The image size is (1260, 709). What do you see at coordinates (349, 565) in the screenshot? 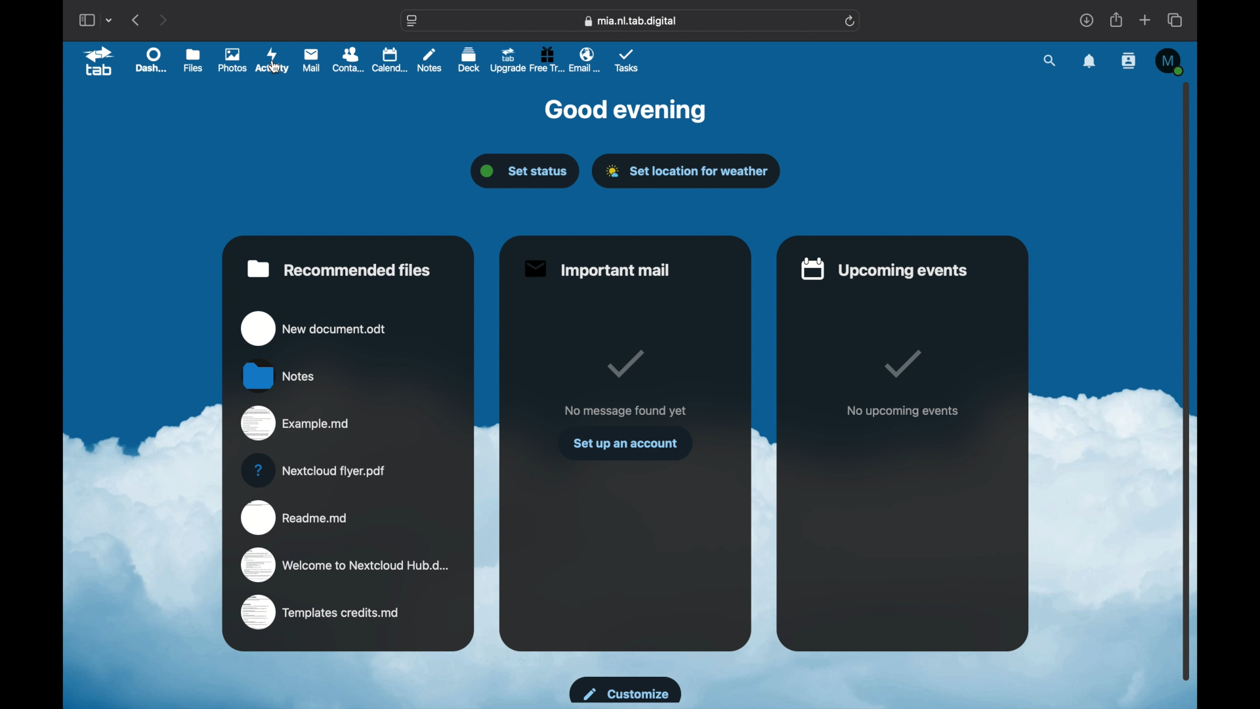
I see `welcome` at bounding box center [349, 565].